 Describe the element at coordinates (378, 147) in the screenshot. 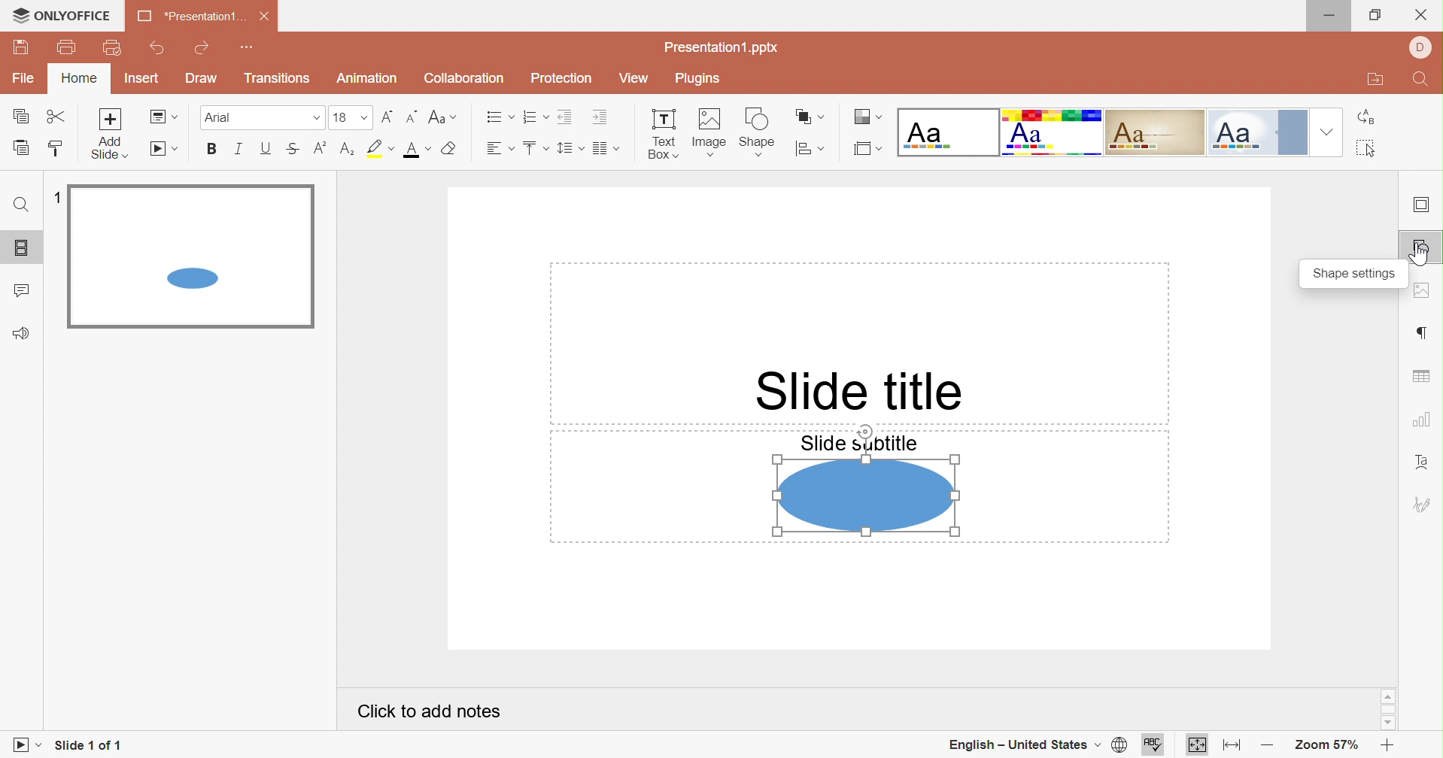

I see `Highlight color` at that location.